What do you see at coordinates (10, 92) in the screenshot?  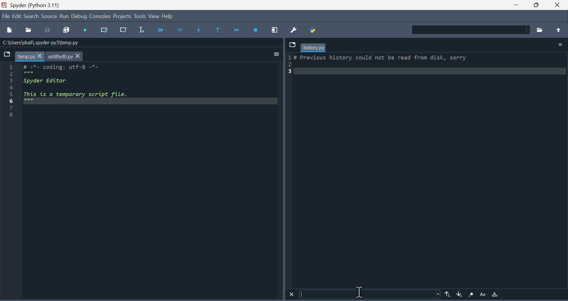 I see `serial numbers 1-8` at bounding box center [10, 92].